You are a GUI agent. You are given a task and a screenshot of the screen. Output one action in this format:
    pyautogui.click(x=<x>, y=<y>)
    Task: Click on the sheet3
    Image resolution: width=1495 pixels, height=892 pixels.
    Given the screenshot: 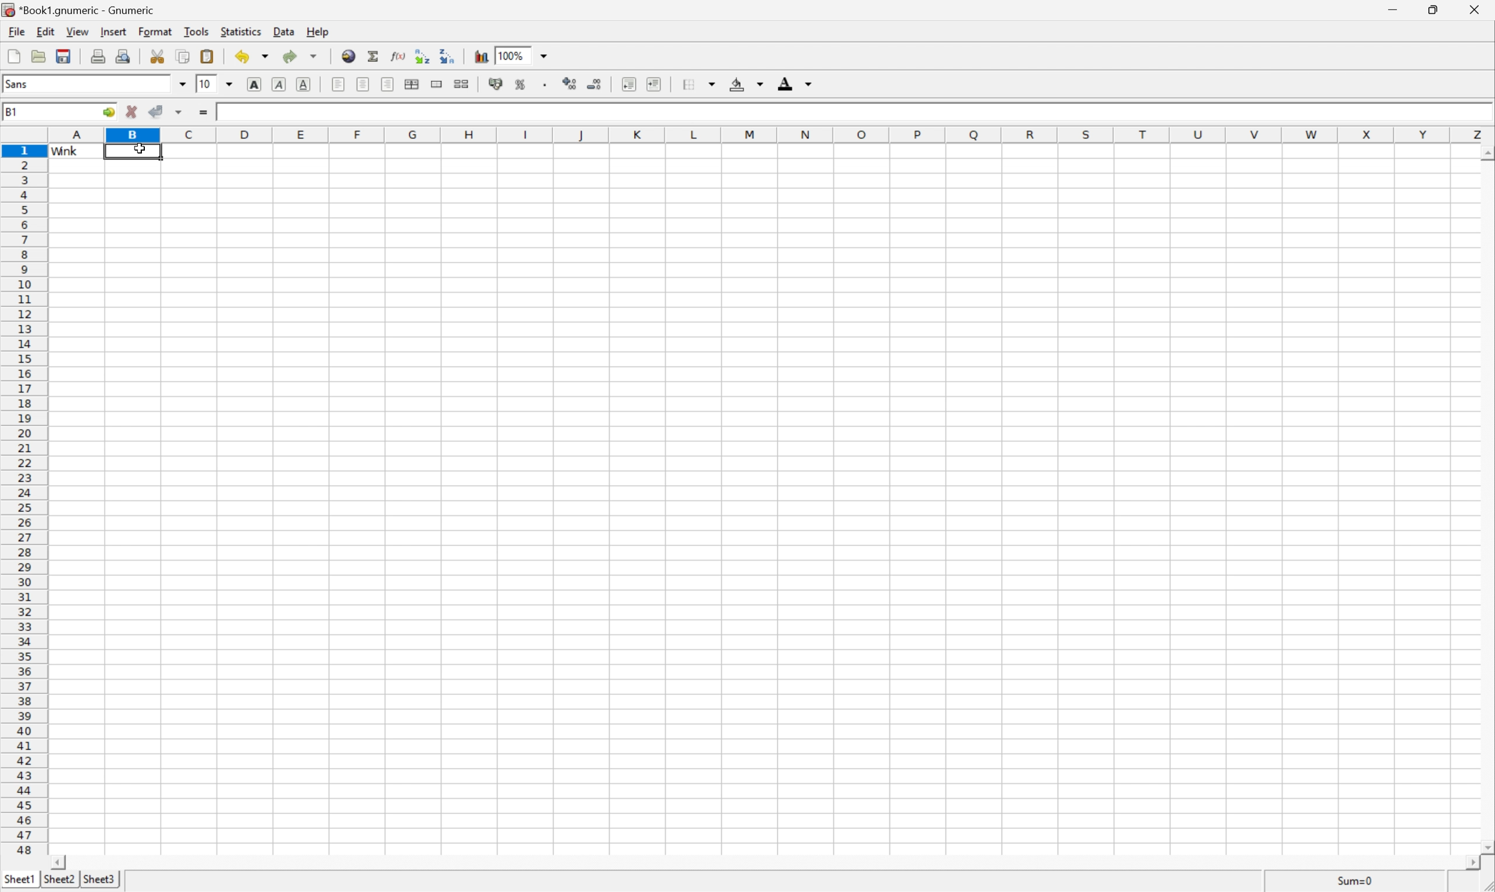 What is the action you would take?
    pyautogui.click(x=99, y=879)
    